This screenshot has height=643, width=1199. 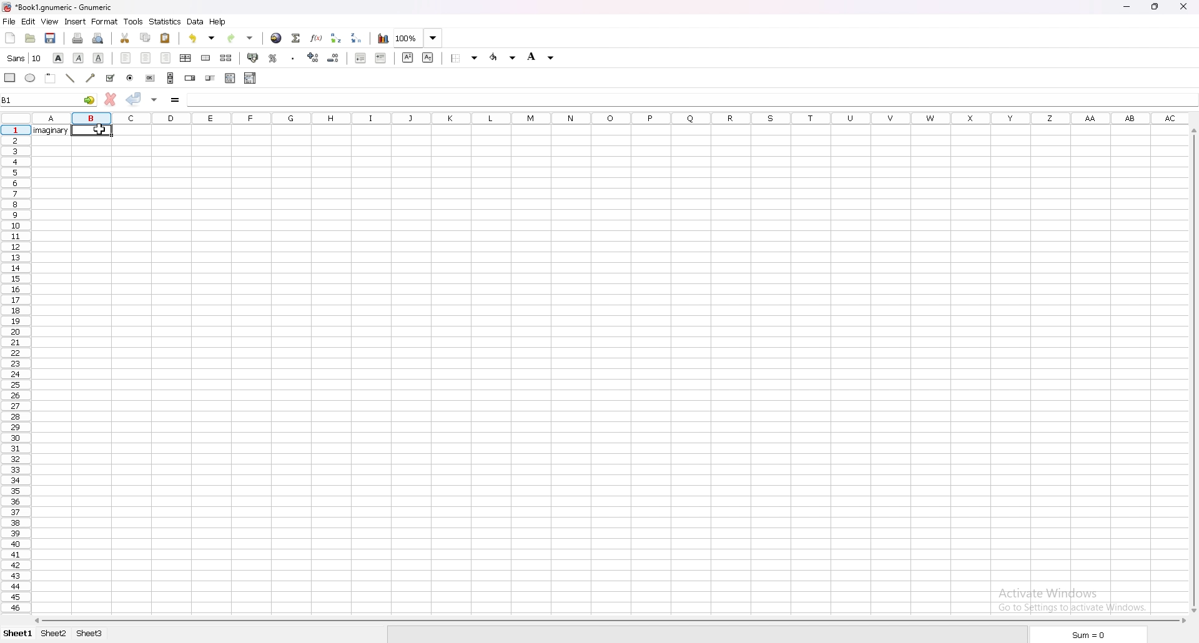 What do you see at coordinates (190, 78) in the screenshot?
I see `spin button` at bounding box center [190, 78].